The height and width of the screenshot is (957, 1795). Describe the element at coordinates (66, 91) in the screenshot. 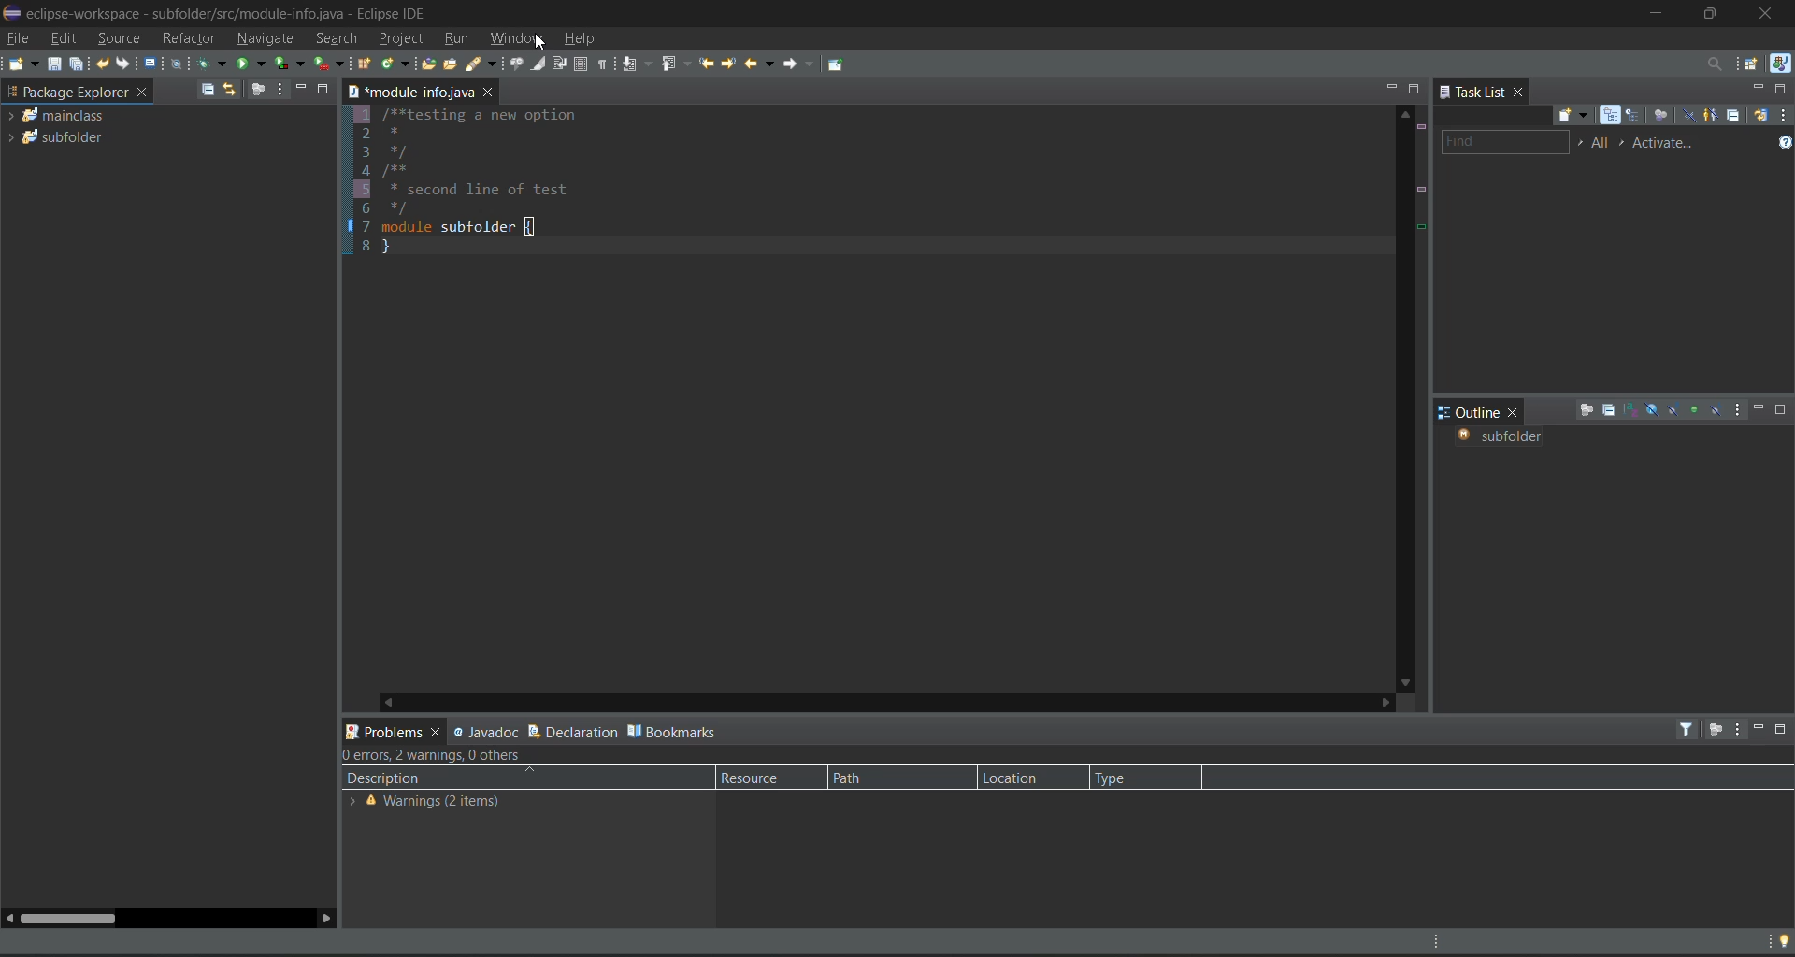

I see `package explorer` at that location.